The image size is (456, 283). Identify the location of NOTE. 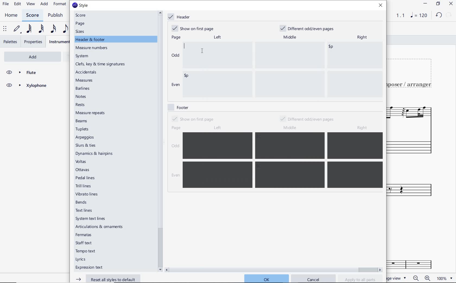
(418, 16).